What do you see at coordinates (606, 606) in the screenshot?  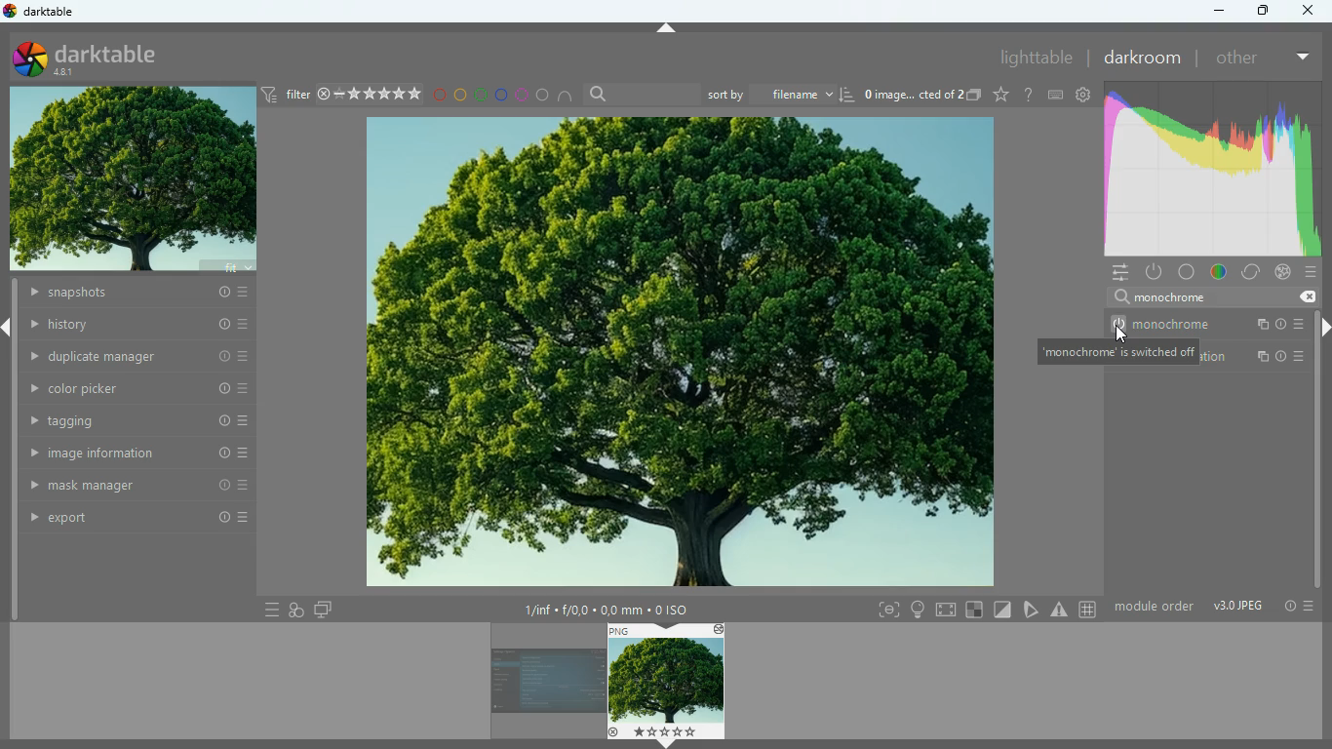 I see `image details` at bounding box center [606, 606].